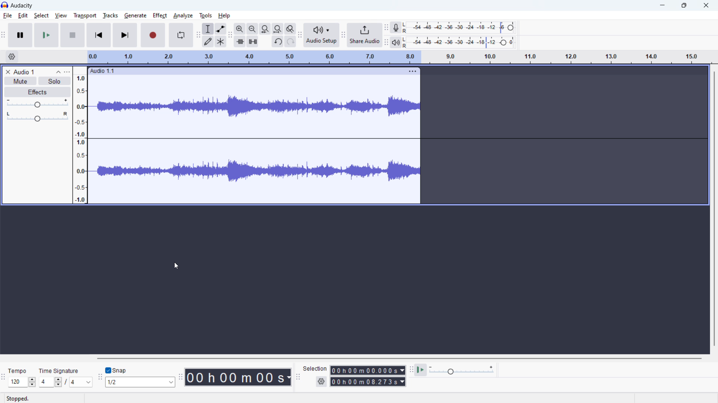 Image resolution: width=718 pixels, height=403 pixels. I want to click on start, so click(46, 35).